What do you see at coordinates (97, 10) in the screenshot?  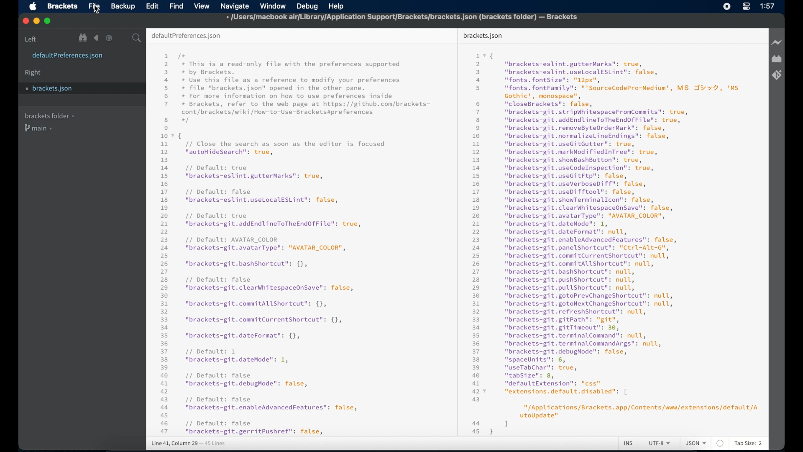 I see `cursor` at bounding box center [97, 10].